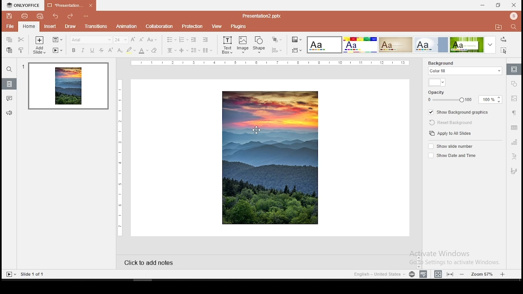  Describe the element at coordinates (396, 45) in the screenshot. I see `theme ` at that location.